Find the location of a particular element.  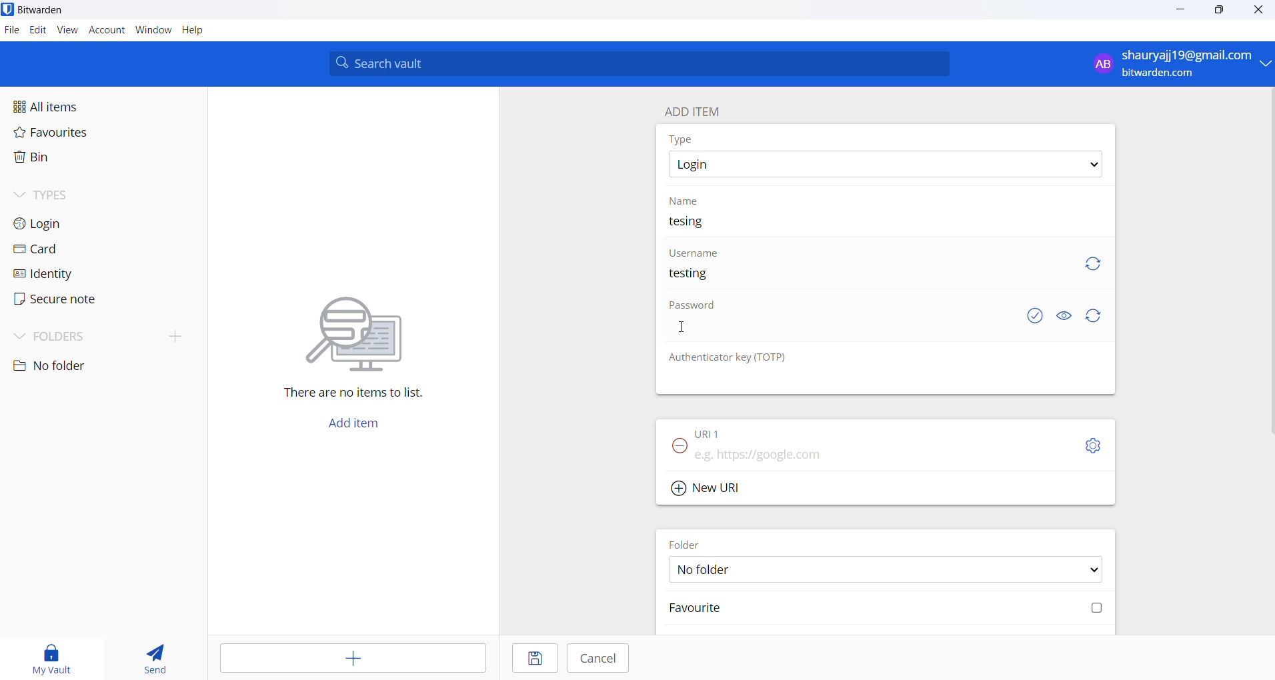

URL1 is located at coordinates (720, 431).